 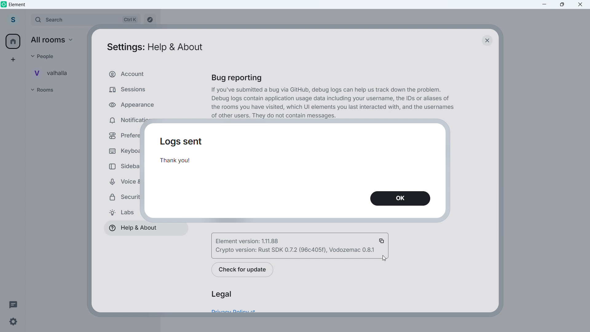 What do you see at coordinates (142, 89) in the screenshot?
I see `Sessions ` at bounding box center [142, 89].